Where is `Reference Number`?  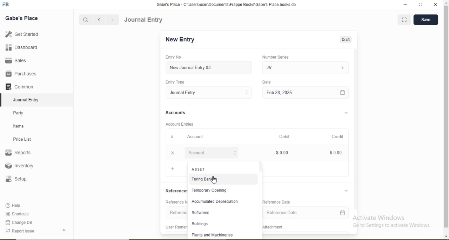
Reference Number is located at coordinates (177, 213).